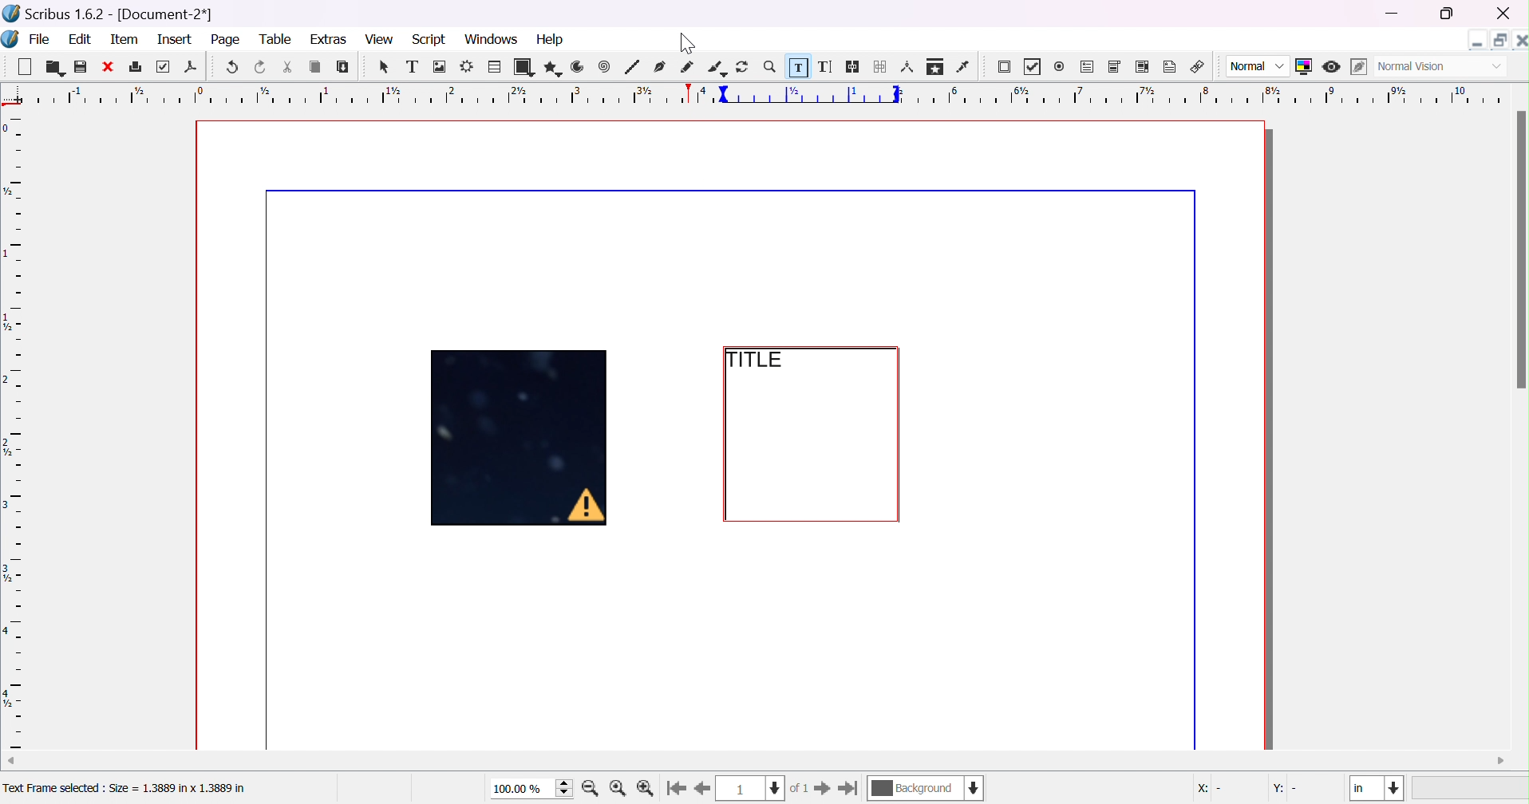 The image size is (1529, 804). I want to click on zoom out, so click(647, 789).